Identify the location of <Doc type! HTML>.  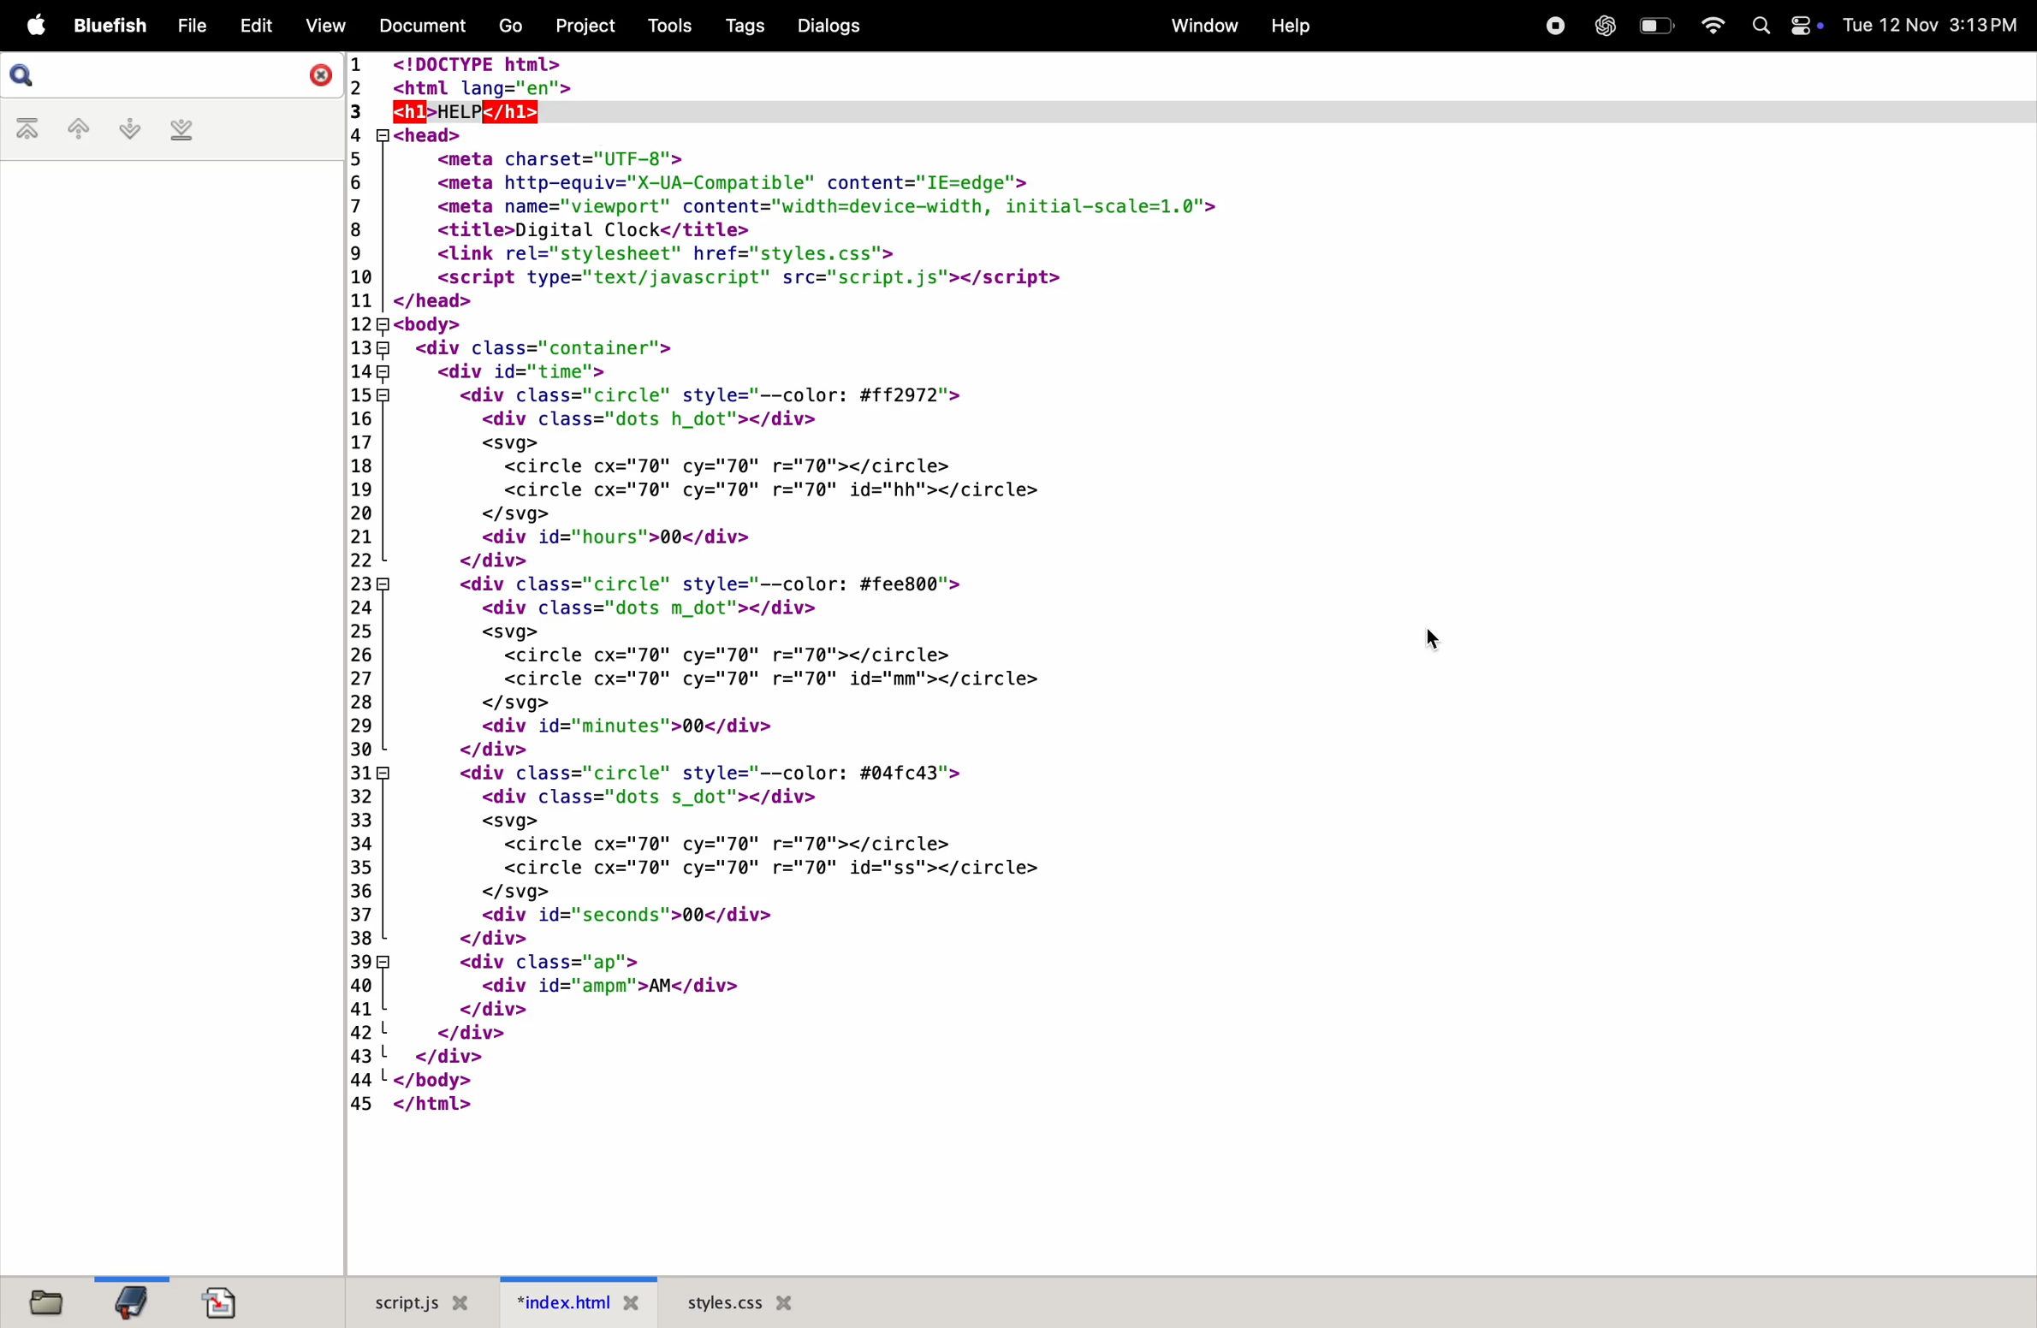
(1194, 73).